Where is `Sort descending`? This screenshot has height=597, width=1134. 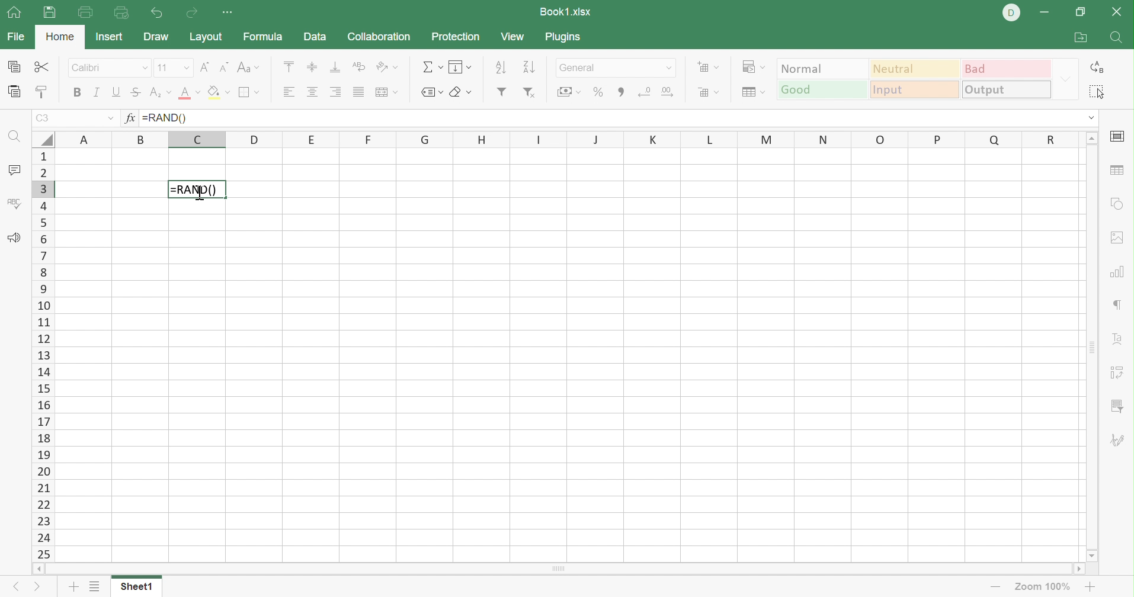
Sort descending is located at coordinates (529, 67).